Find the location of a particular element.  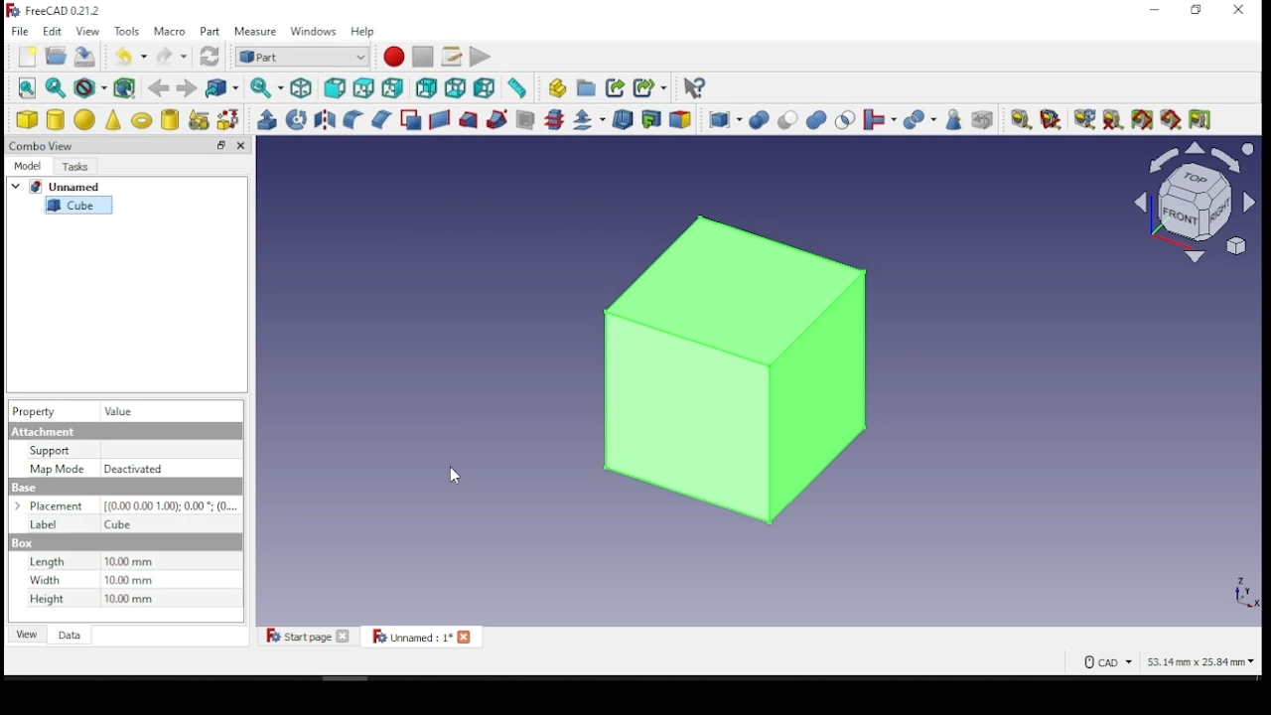

color per face is located at coordinates (683, 119).